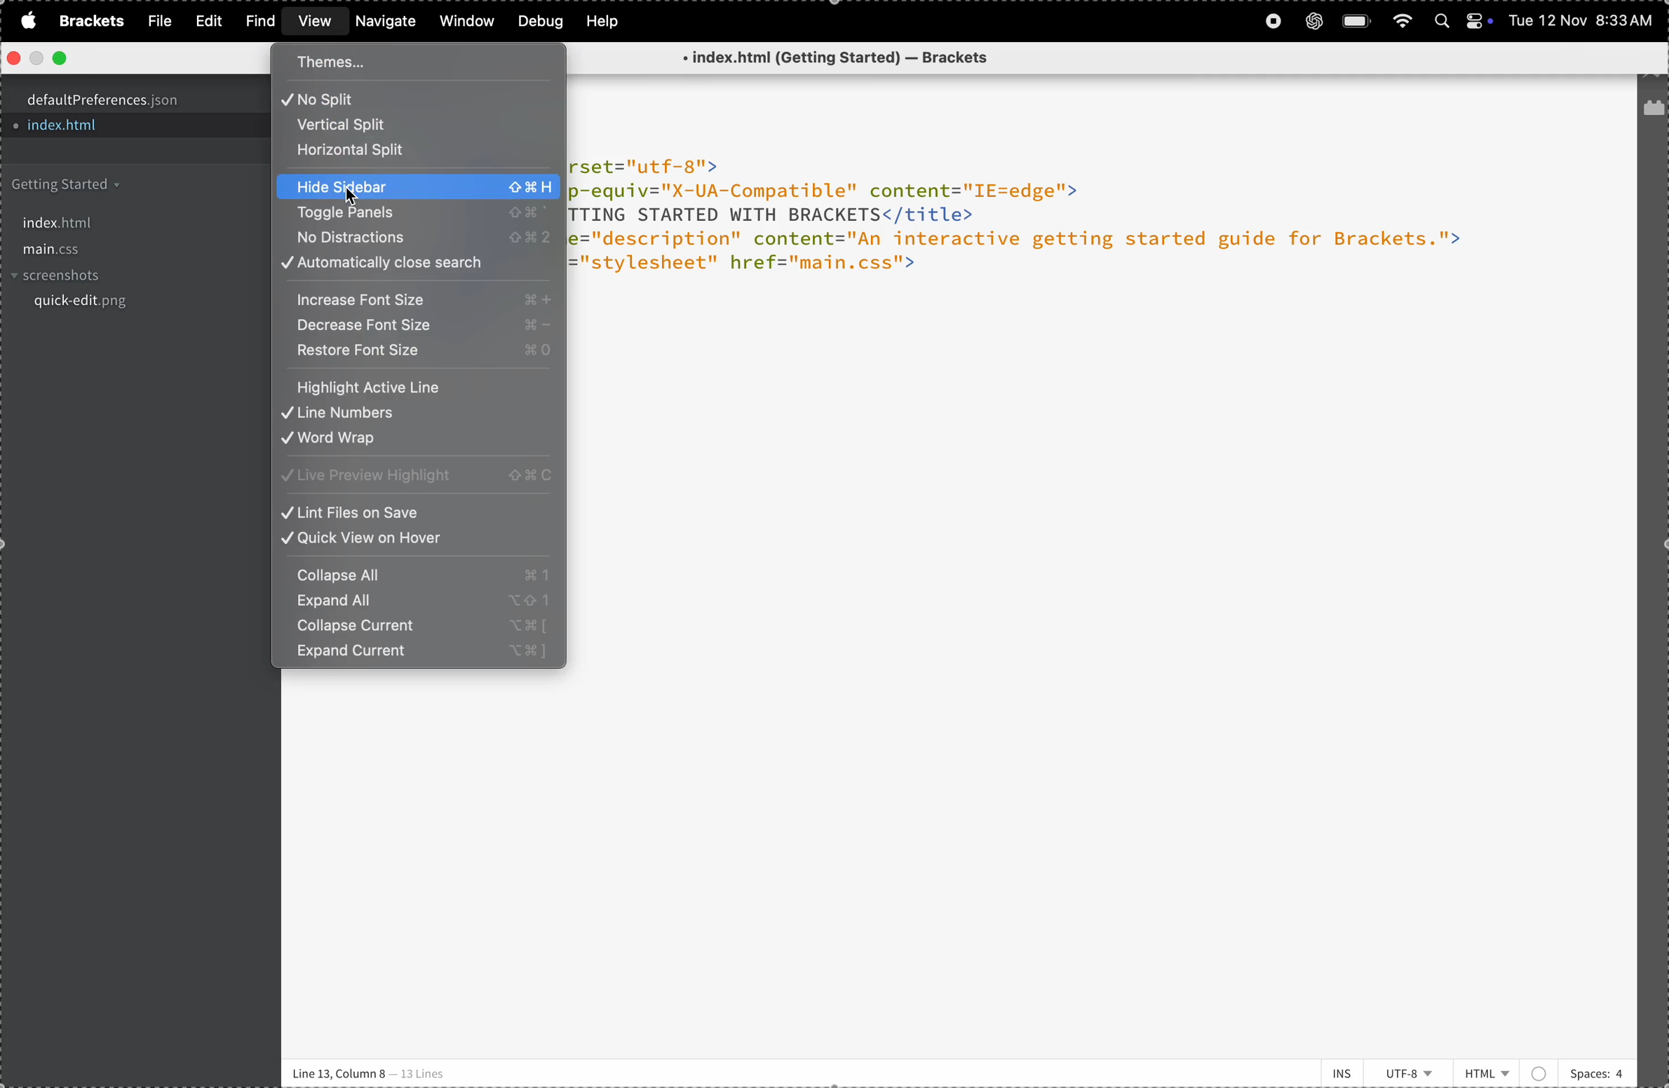 The height and width of the screenshot is (1088, 1669). What do you see at coordinates (1504, 1069) in the screenshot?
I see `html ` at bounding box center [1504, 1069].